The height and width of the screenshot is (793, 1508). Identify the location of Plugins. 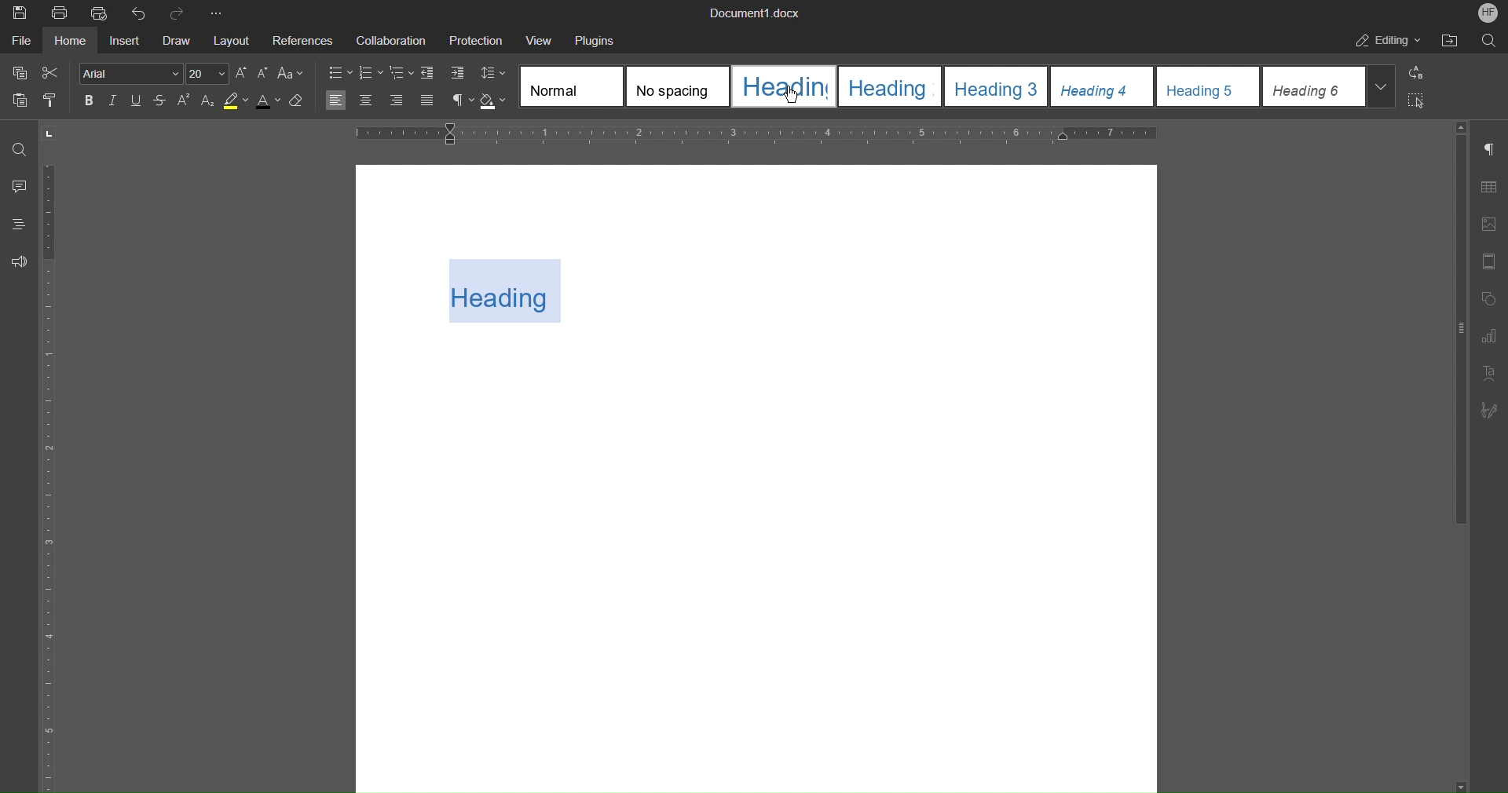
(597, 39).